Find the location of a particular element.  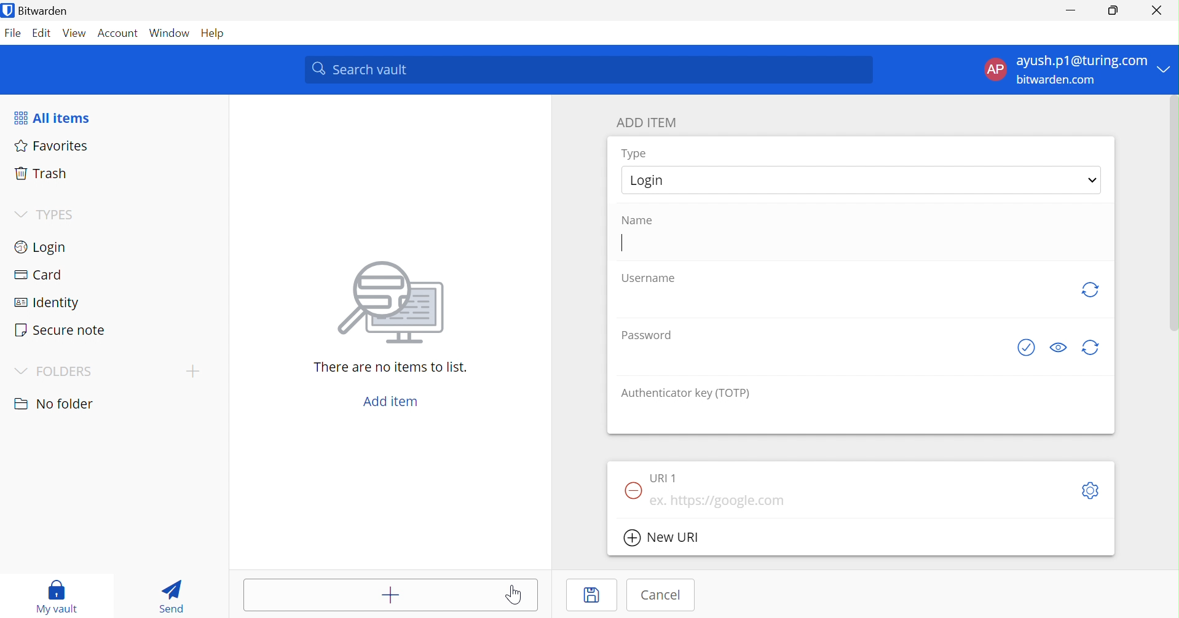

Login is located at coordinates (652, 179).